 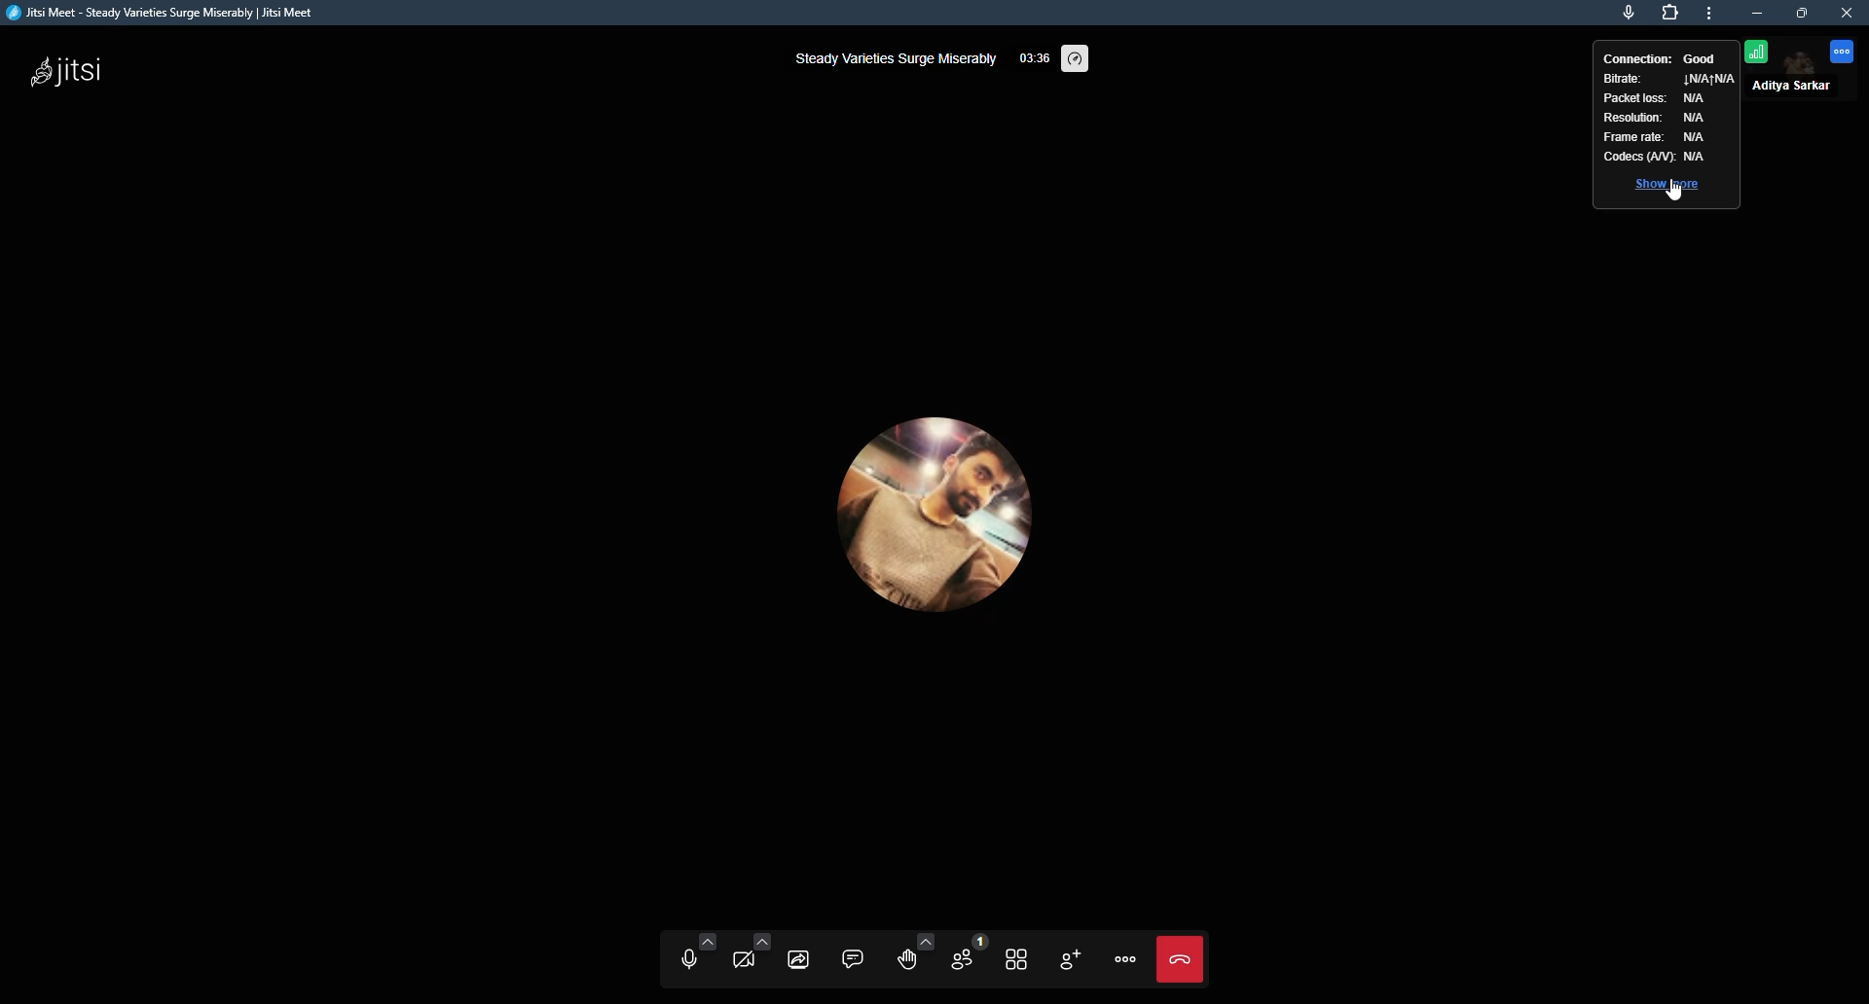 I want to click on profile, so click(x=1797, y=90).